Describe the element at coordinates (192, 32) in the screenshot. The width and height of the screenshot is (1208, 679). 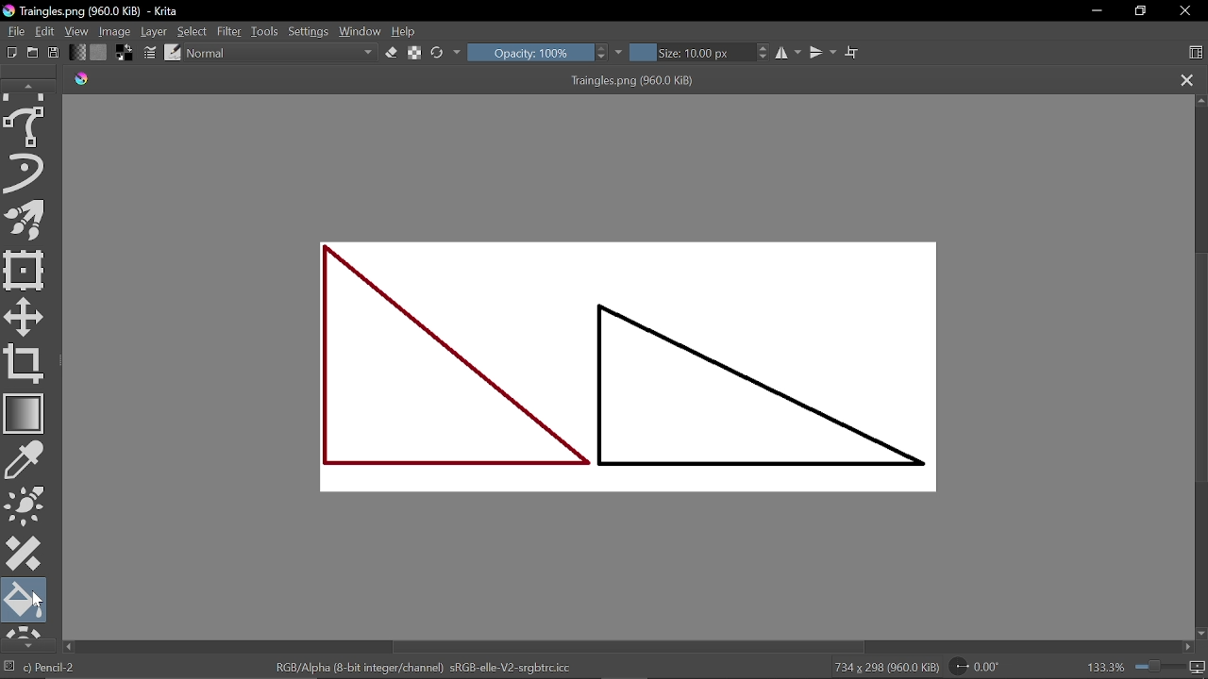
I see `Select` at that location.